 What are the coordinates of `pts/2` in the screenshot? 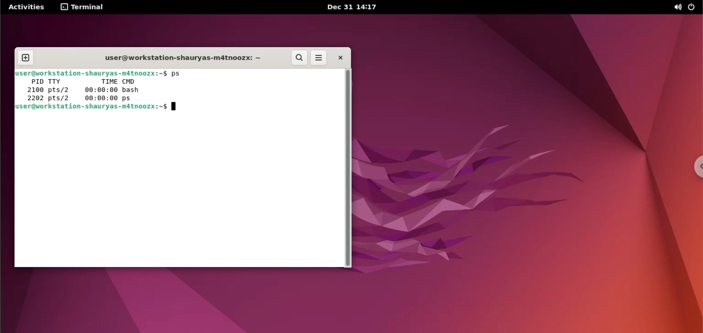 It's located at (58, 90).